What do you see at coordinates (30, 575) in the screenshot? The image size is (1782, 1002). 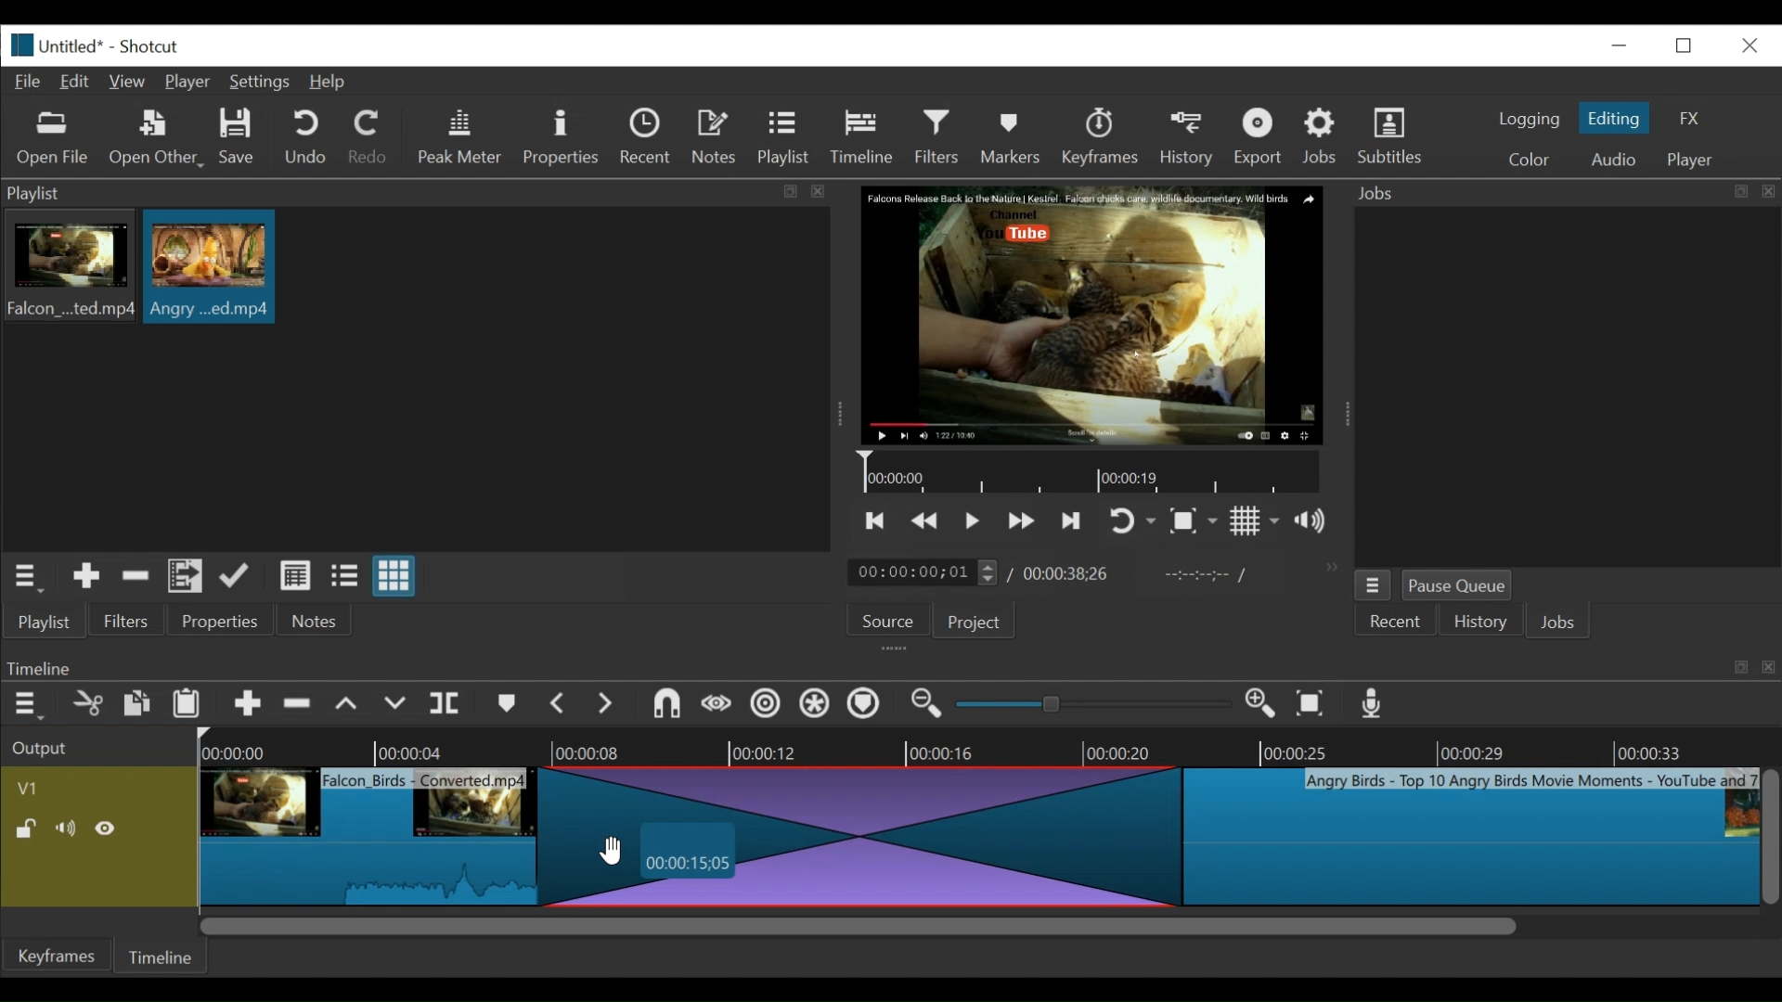 I see `playlist menu` at bounding box center [30, 575].